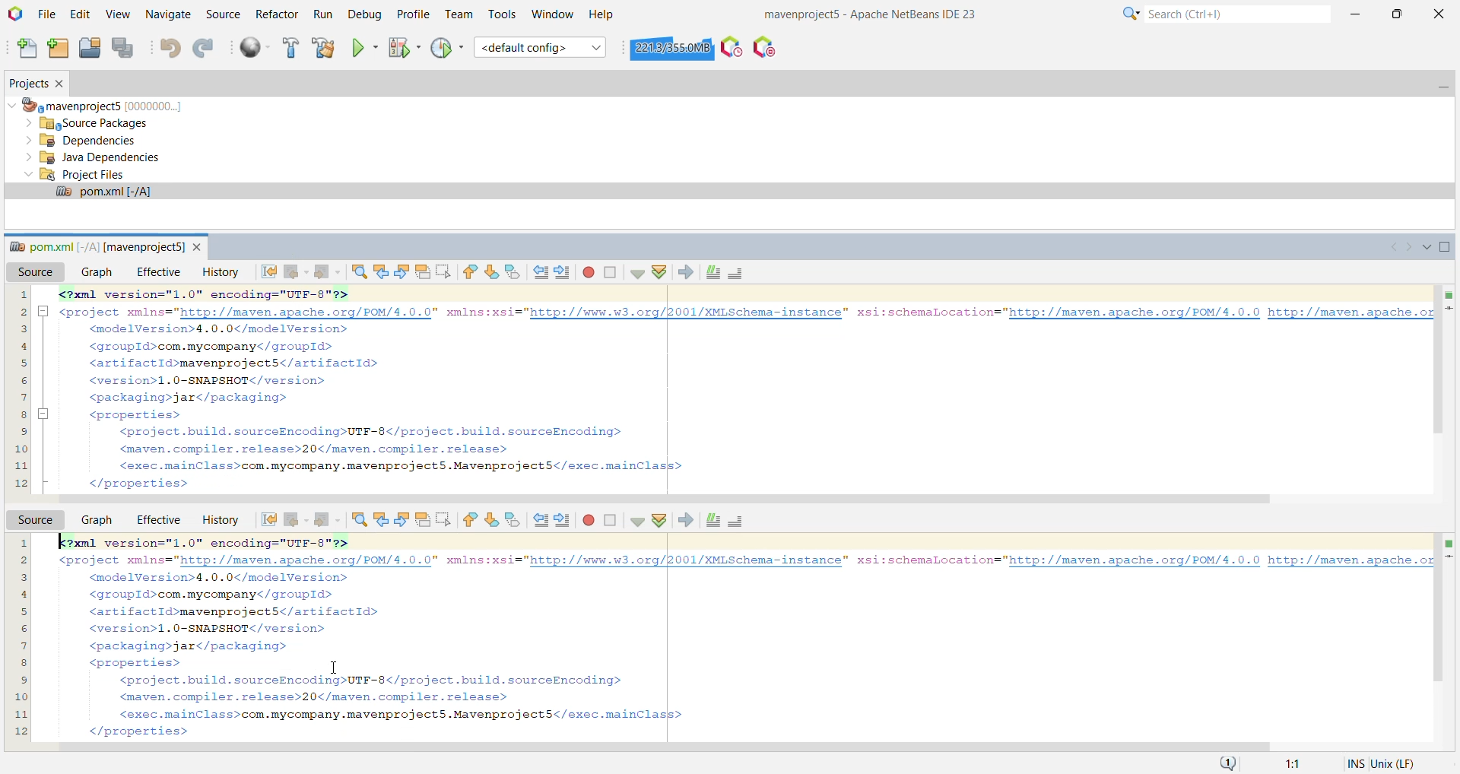  Describe the element at coordinates (297, 271) in the screenshot. I see `Back` at that location.